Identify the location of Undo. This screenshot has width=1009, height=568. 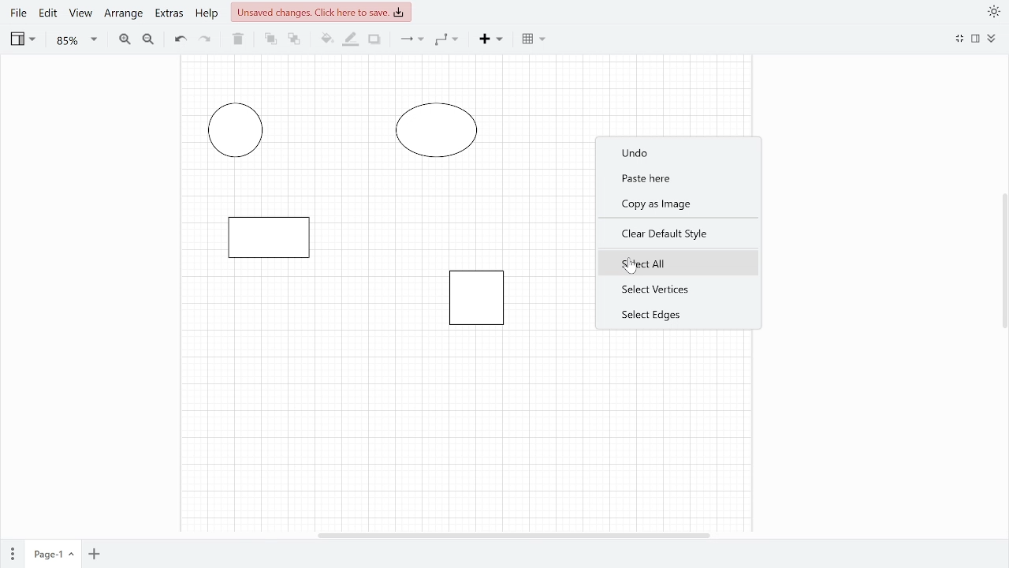
(178, 39).